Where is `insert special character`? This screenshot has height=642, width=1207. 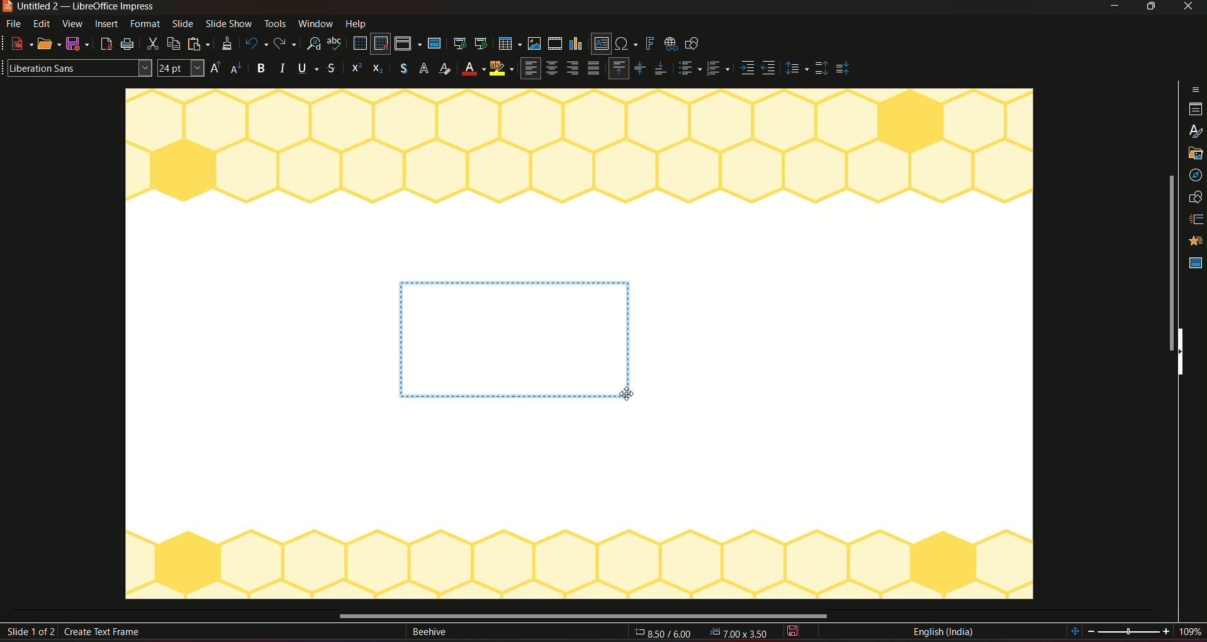
insert special character is located at coordinates (626, 42).